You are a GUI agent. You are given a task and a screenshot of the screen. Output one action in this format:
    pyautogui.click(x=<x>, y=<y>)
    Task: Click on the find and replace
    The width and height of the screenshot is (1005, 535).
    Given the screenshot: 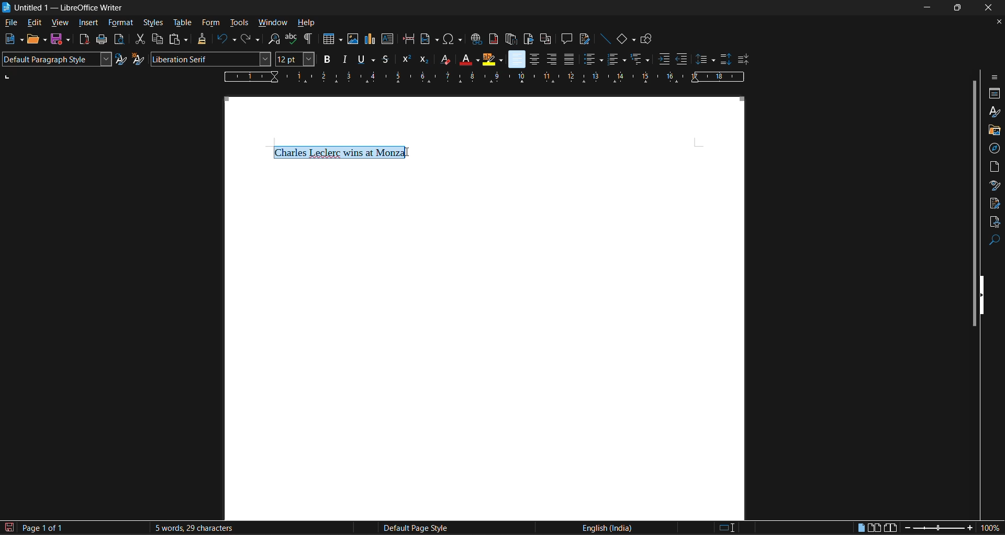 What is the action you would take?
    pyautogui.click(x=272, y=39)
    